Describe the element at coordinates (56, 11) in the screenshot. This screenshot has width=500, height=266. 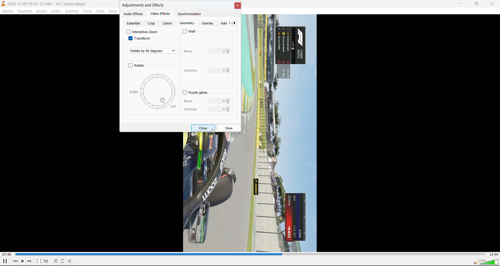
I see `video` at that location.